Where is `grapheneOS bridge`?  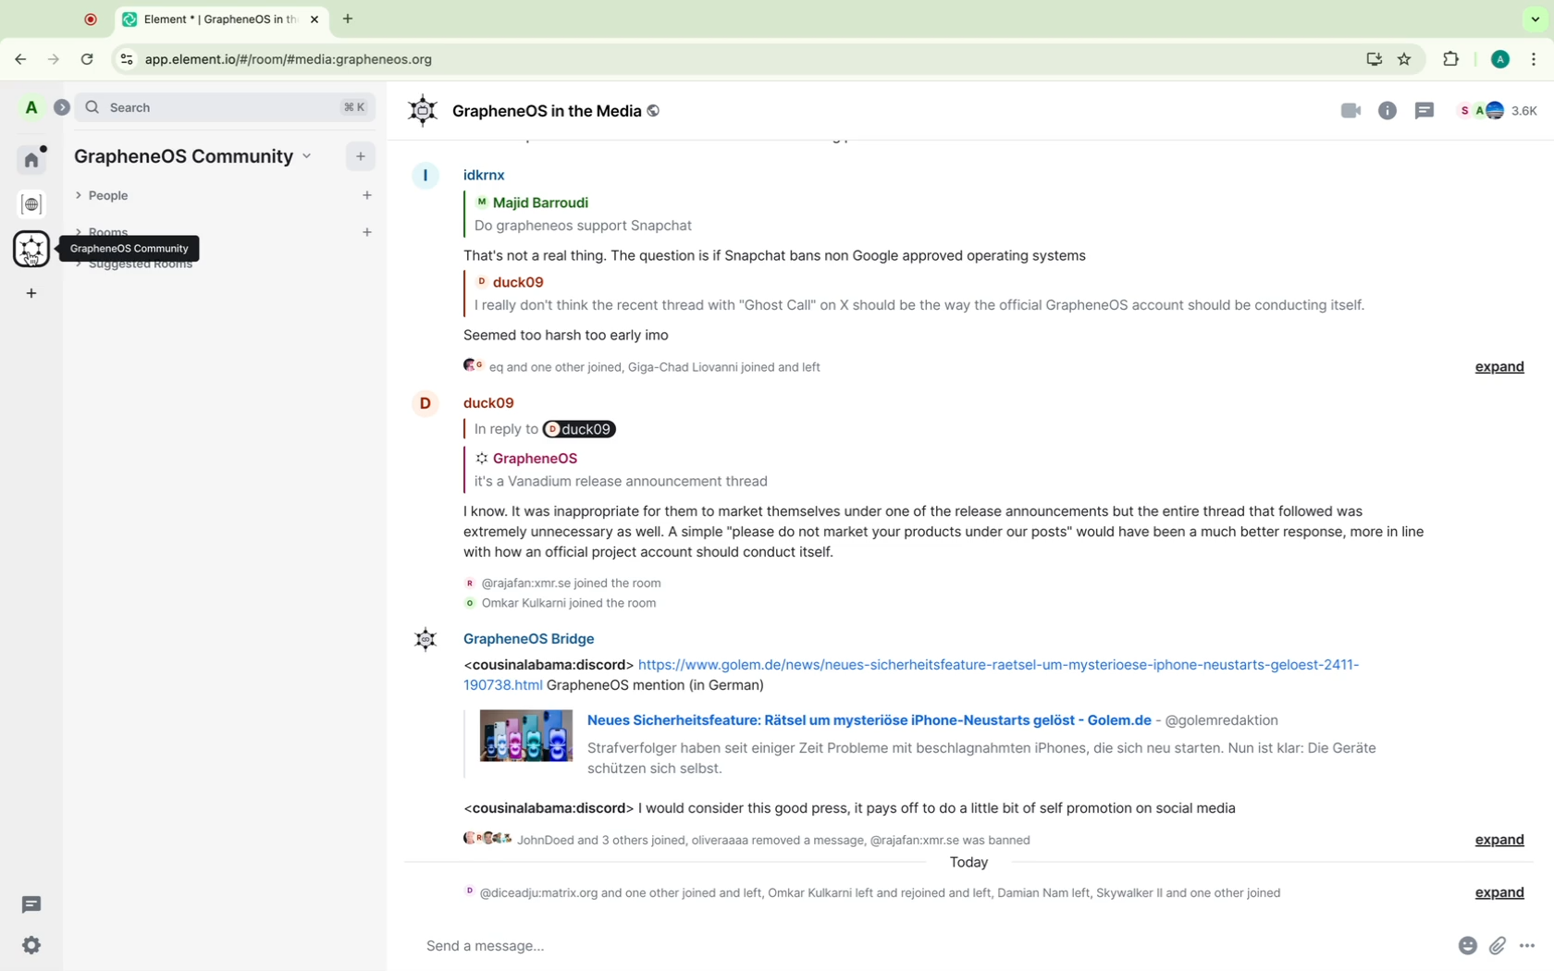 grapheneOS bridge is located at coordinates (529, 635).